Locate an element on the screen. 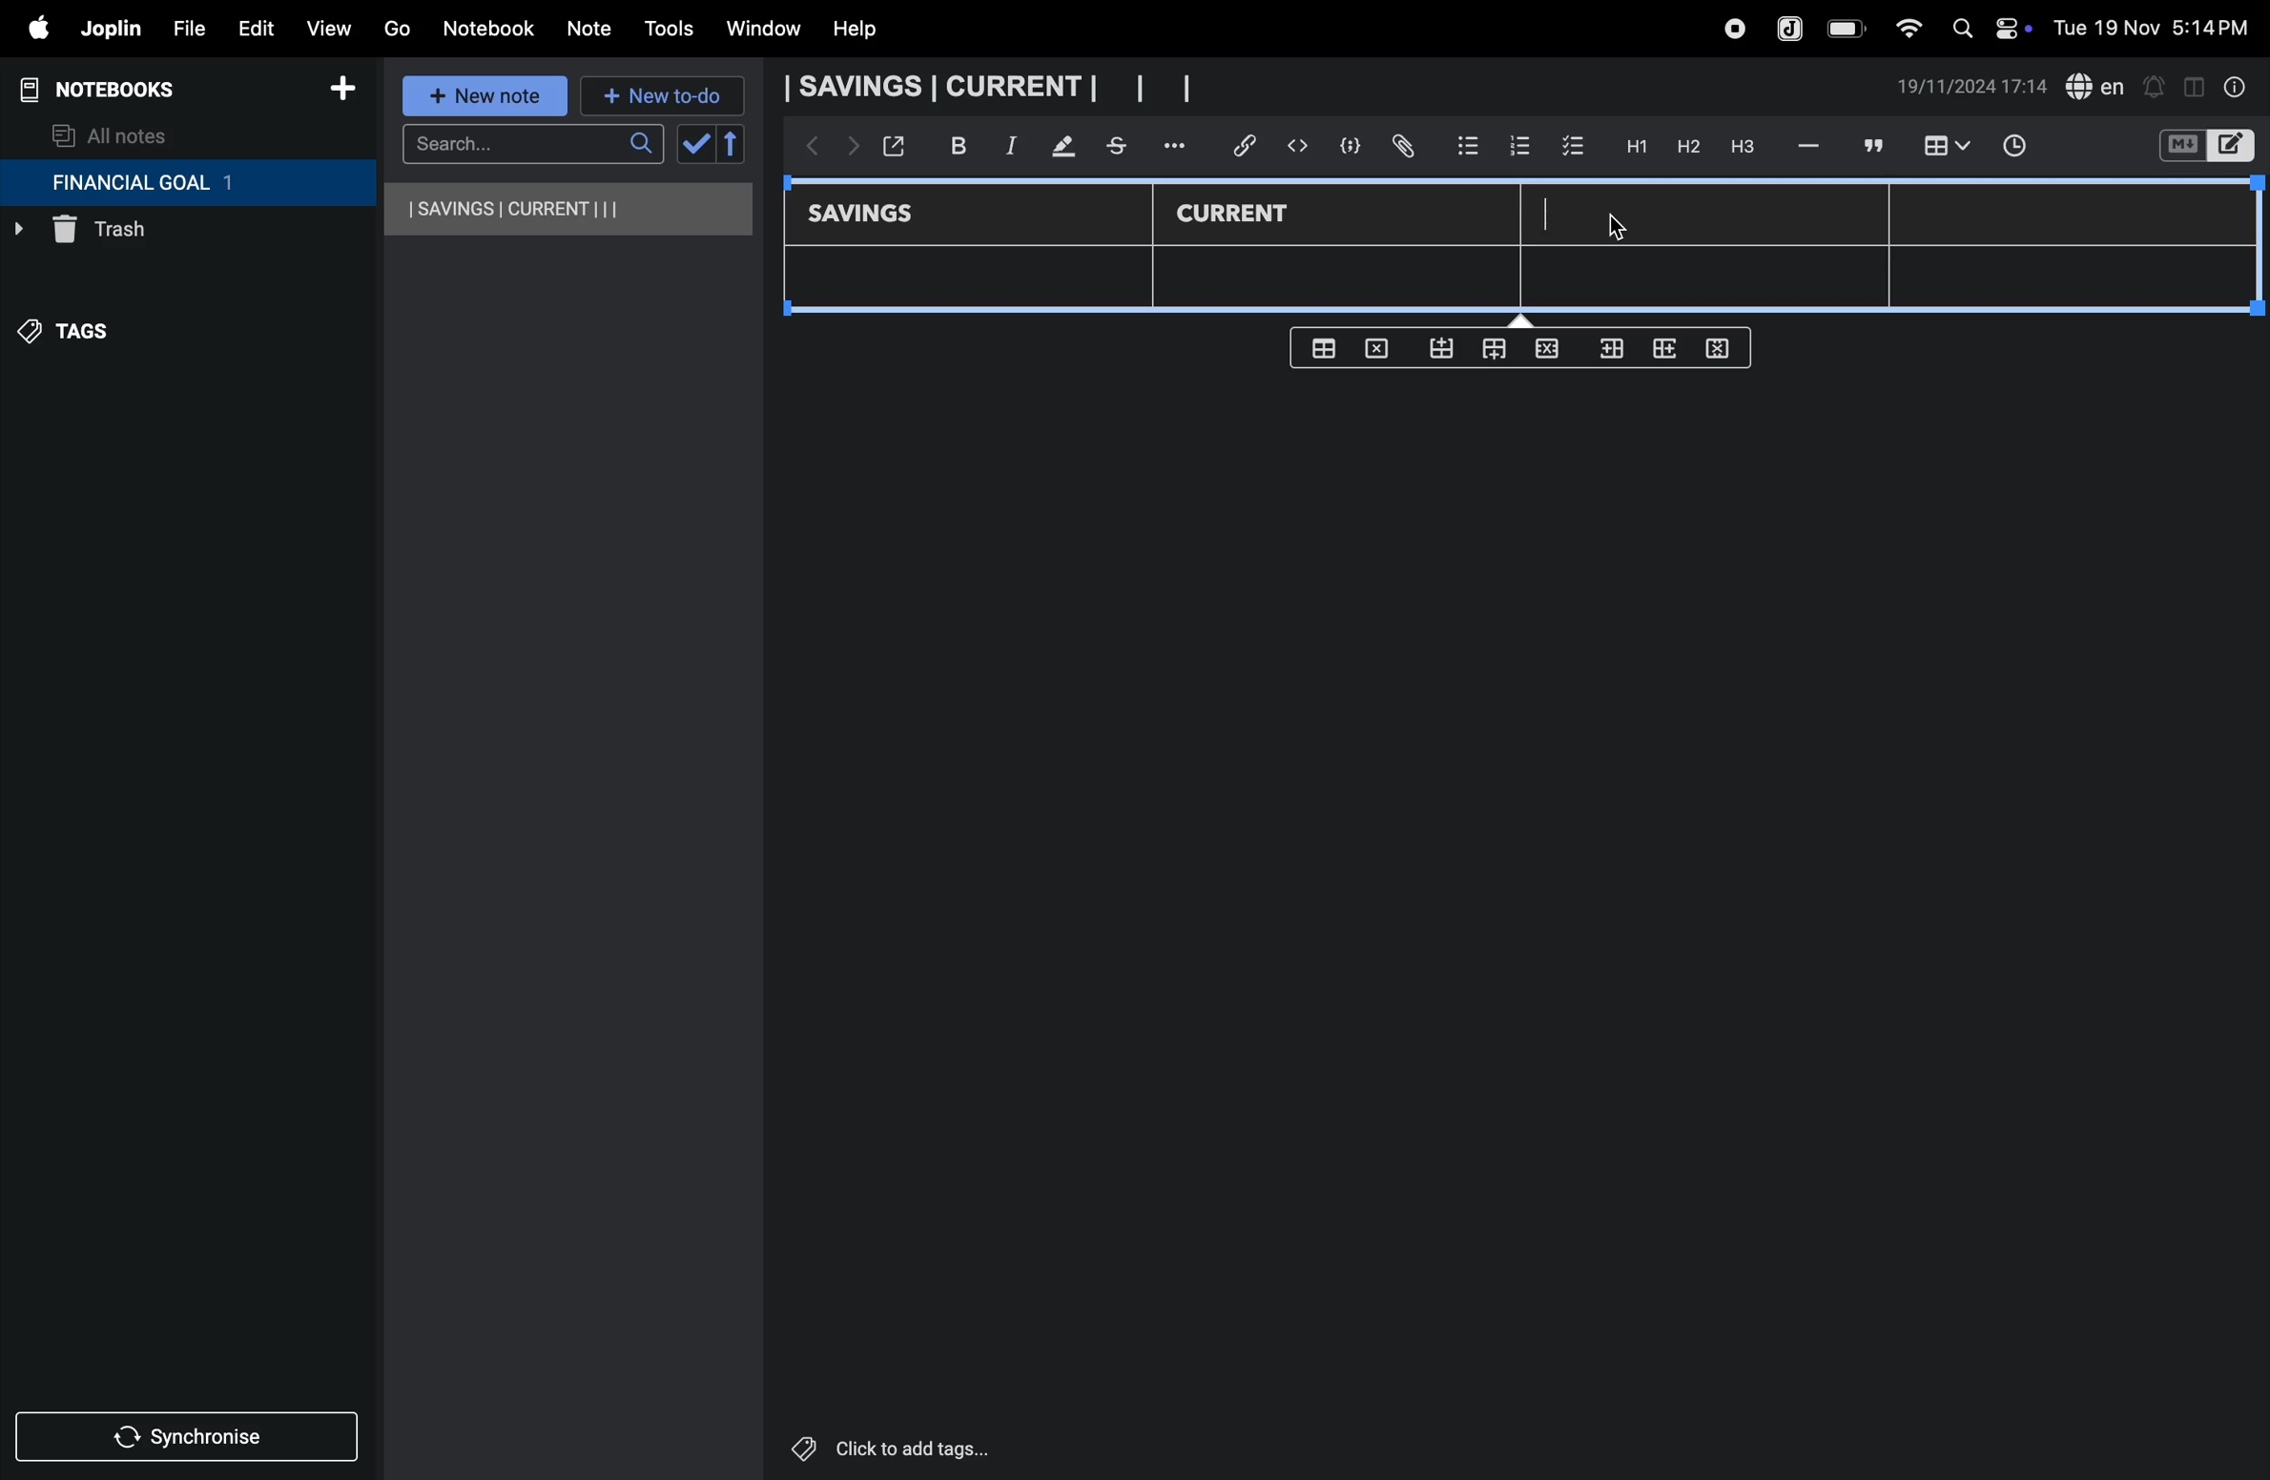  bullet list is located at coordinates (1468, 143).